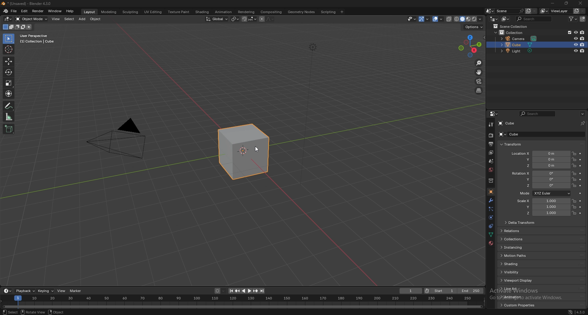  Describe the element at coordinates (574, 213) in the screenshot. I see `lock location` at that location.